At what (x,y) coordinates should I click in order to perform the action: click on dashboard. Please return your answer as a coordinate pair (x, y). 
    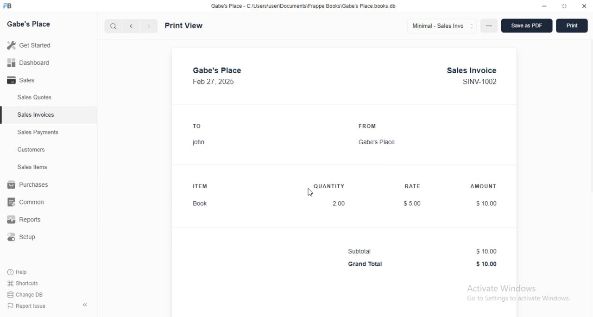
    Looking at the image, I should click on (29, 63).